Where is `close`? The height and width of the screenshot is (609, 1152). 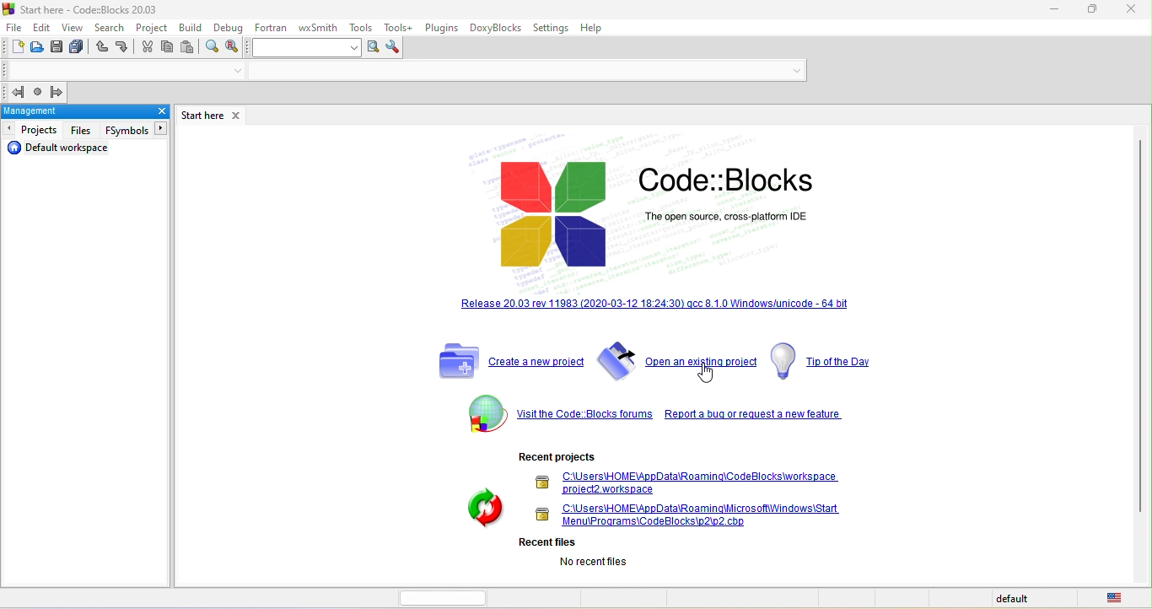 close is located at coordinates (235, 116).